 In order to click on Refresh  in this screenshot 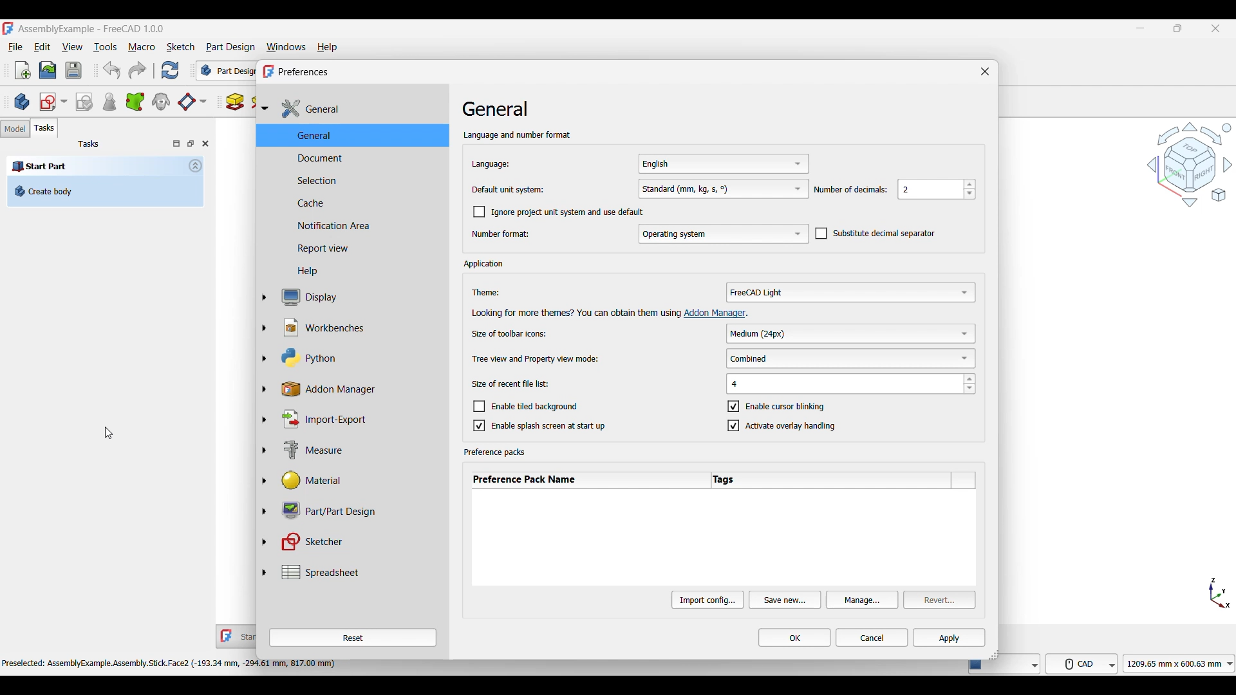, I will do `click(171, 70)`.